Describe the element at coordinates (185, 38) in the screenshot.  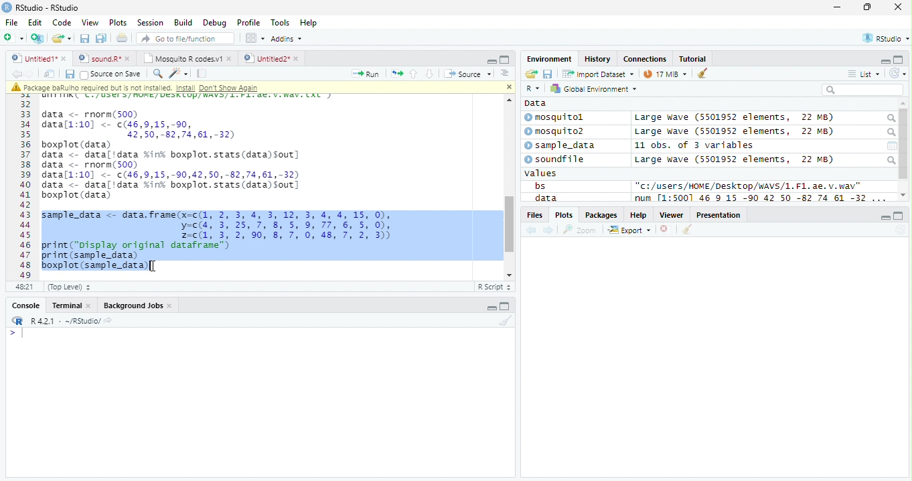
I see `Go to fie/function` at that location.